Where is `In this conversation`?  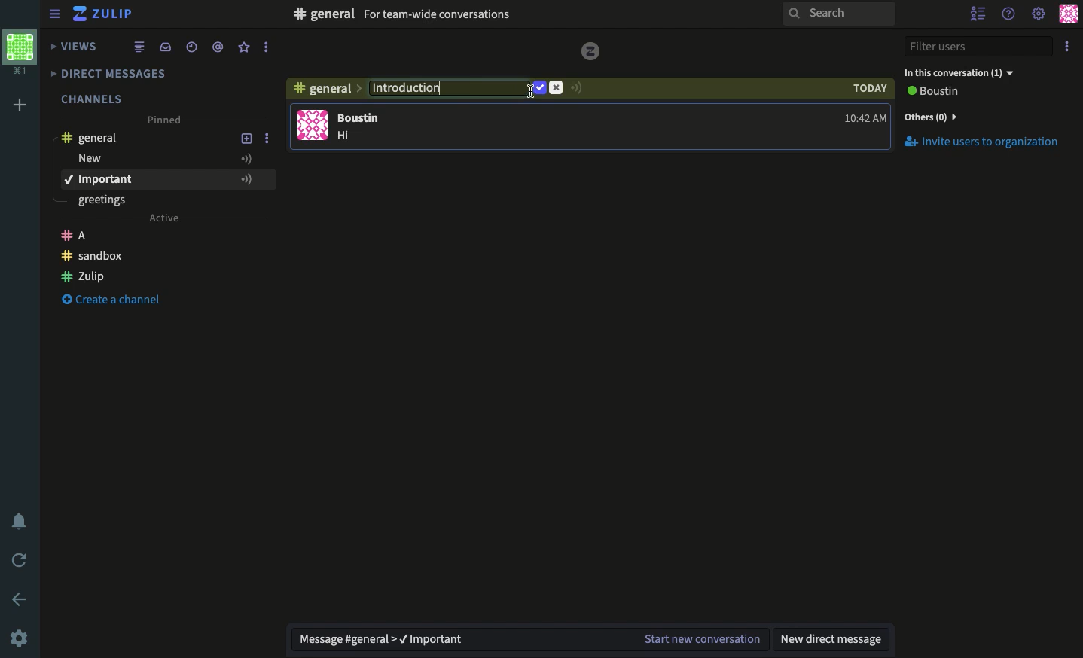
In this conversation is located at coordinates (960, 72).